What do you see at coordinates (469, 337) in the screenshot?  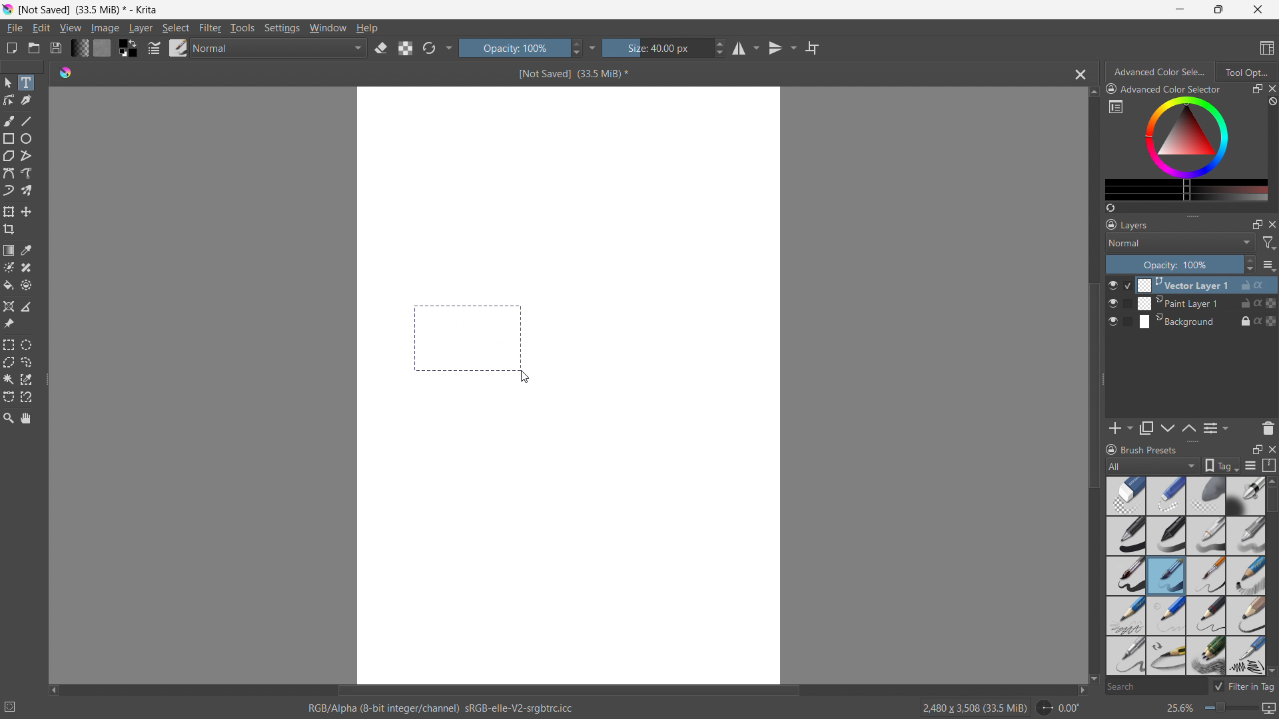 I see `making a selection to input text` at bounding box center [469, 337].